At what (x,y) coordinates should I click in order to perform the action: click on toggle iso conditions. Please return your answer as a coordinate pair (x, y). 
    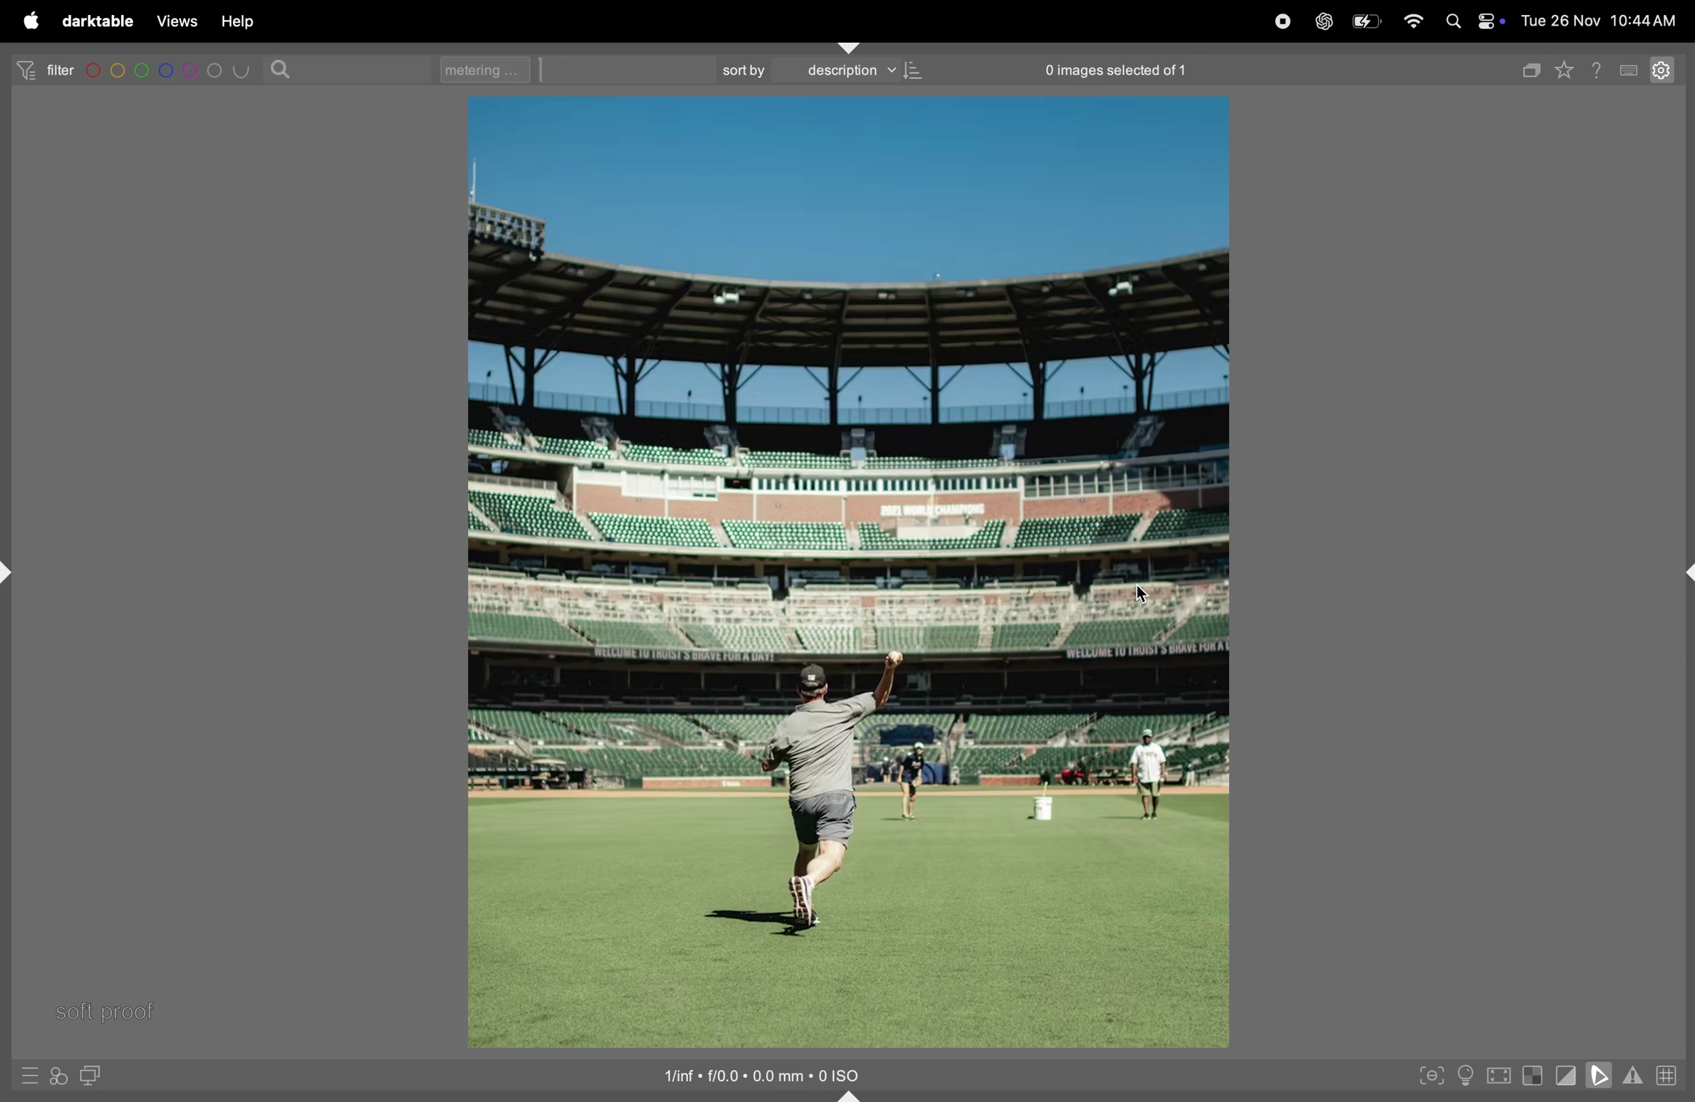
    Looking at the image, I should click on (1466, 1074).